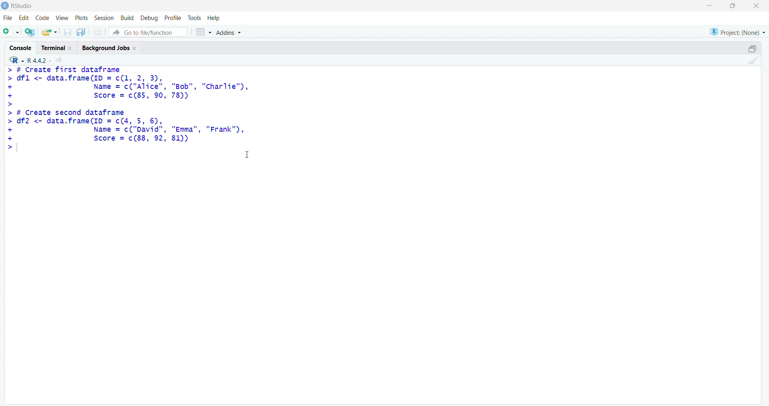  What do you see at coordinates (81, 32) in the screenshot?
I see `save all open document` at bounding box center [81, 32].